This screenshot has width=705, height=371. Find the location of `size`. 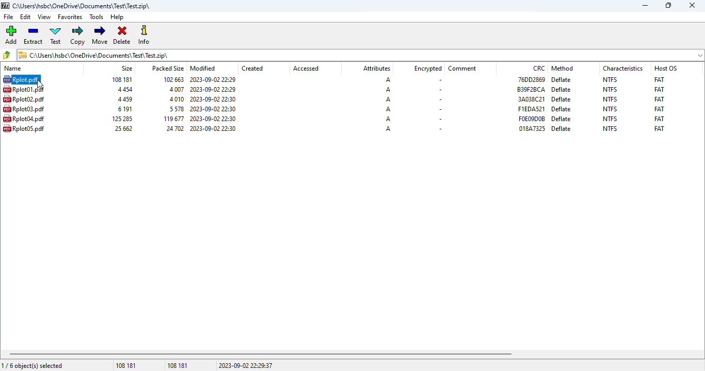

size is located at coordinates (121, 79).